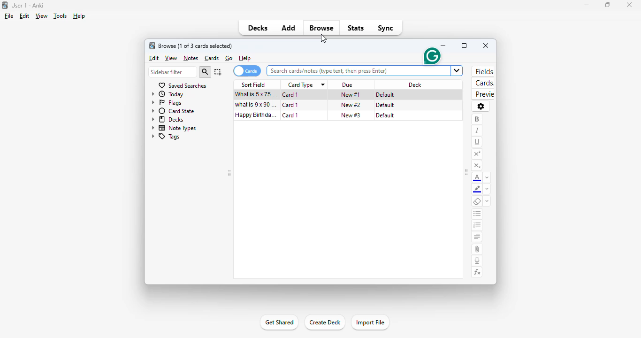 This screenshot has height=338, width=641. Describe the element at coordinates (42, 16) in the screenshot. I see `view` at that location.